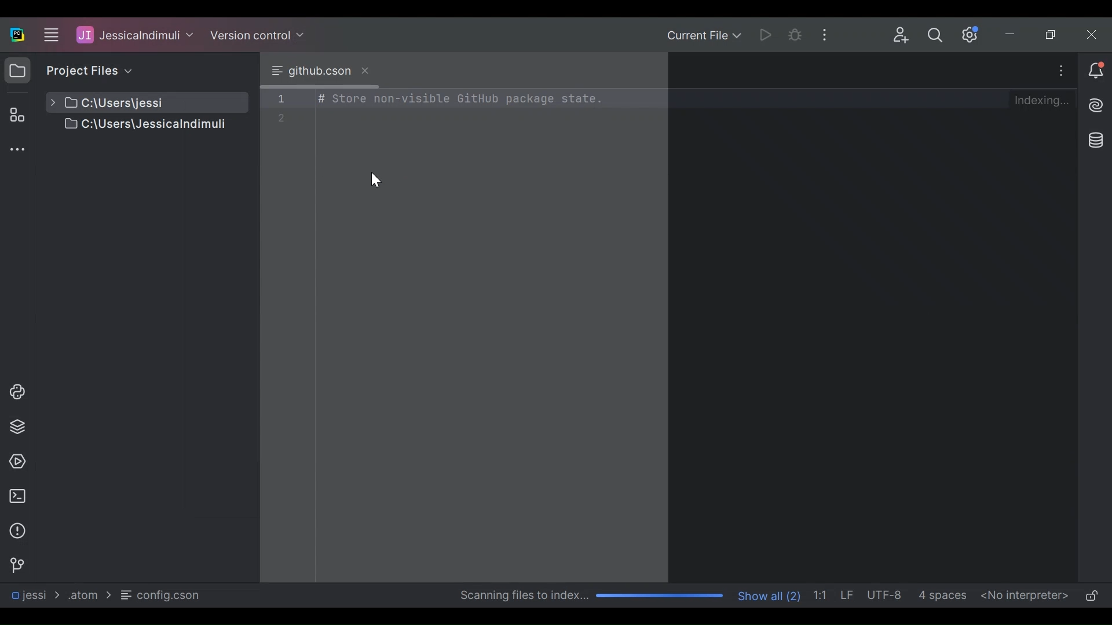 The height and width of the screenshot is (625, 1112). I want to click on Current File, so click(703, 35).